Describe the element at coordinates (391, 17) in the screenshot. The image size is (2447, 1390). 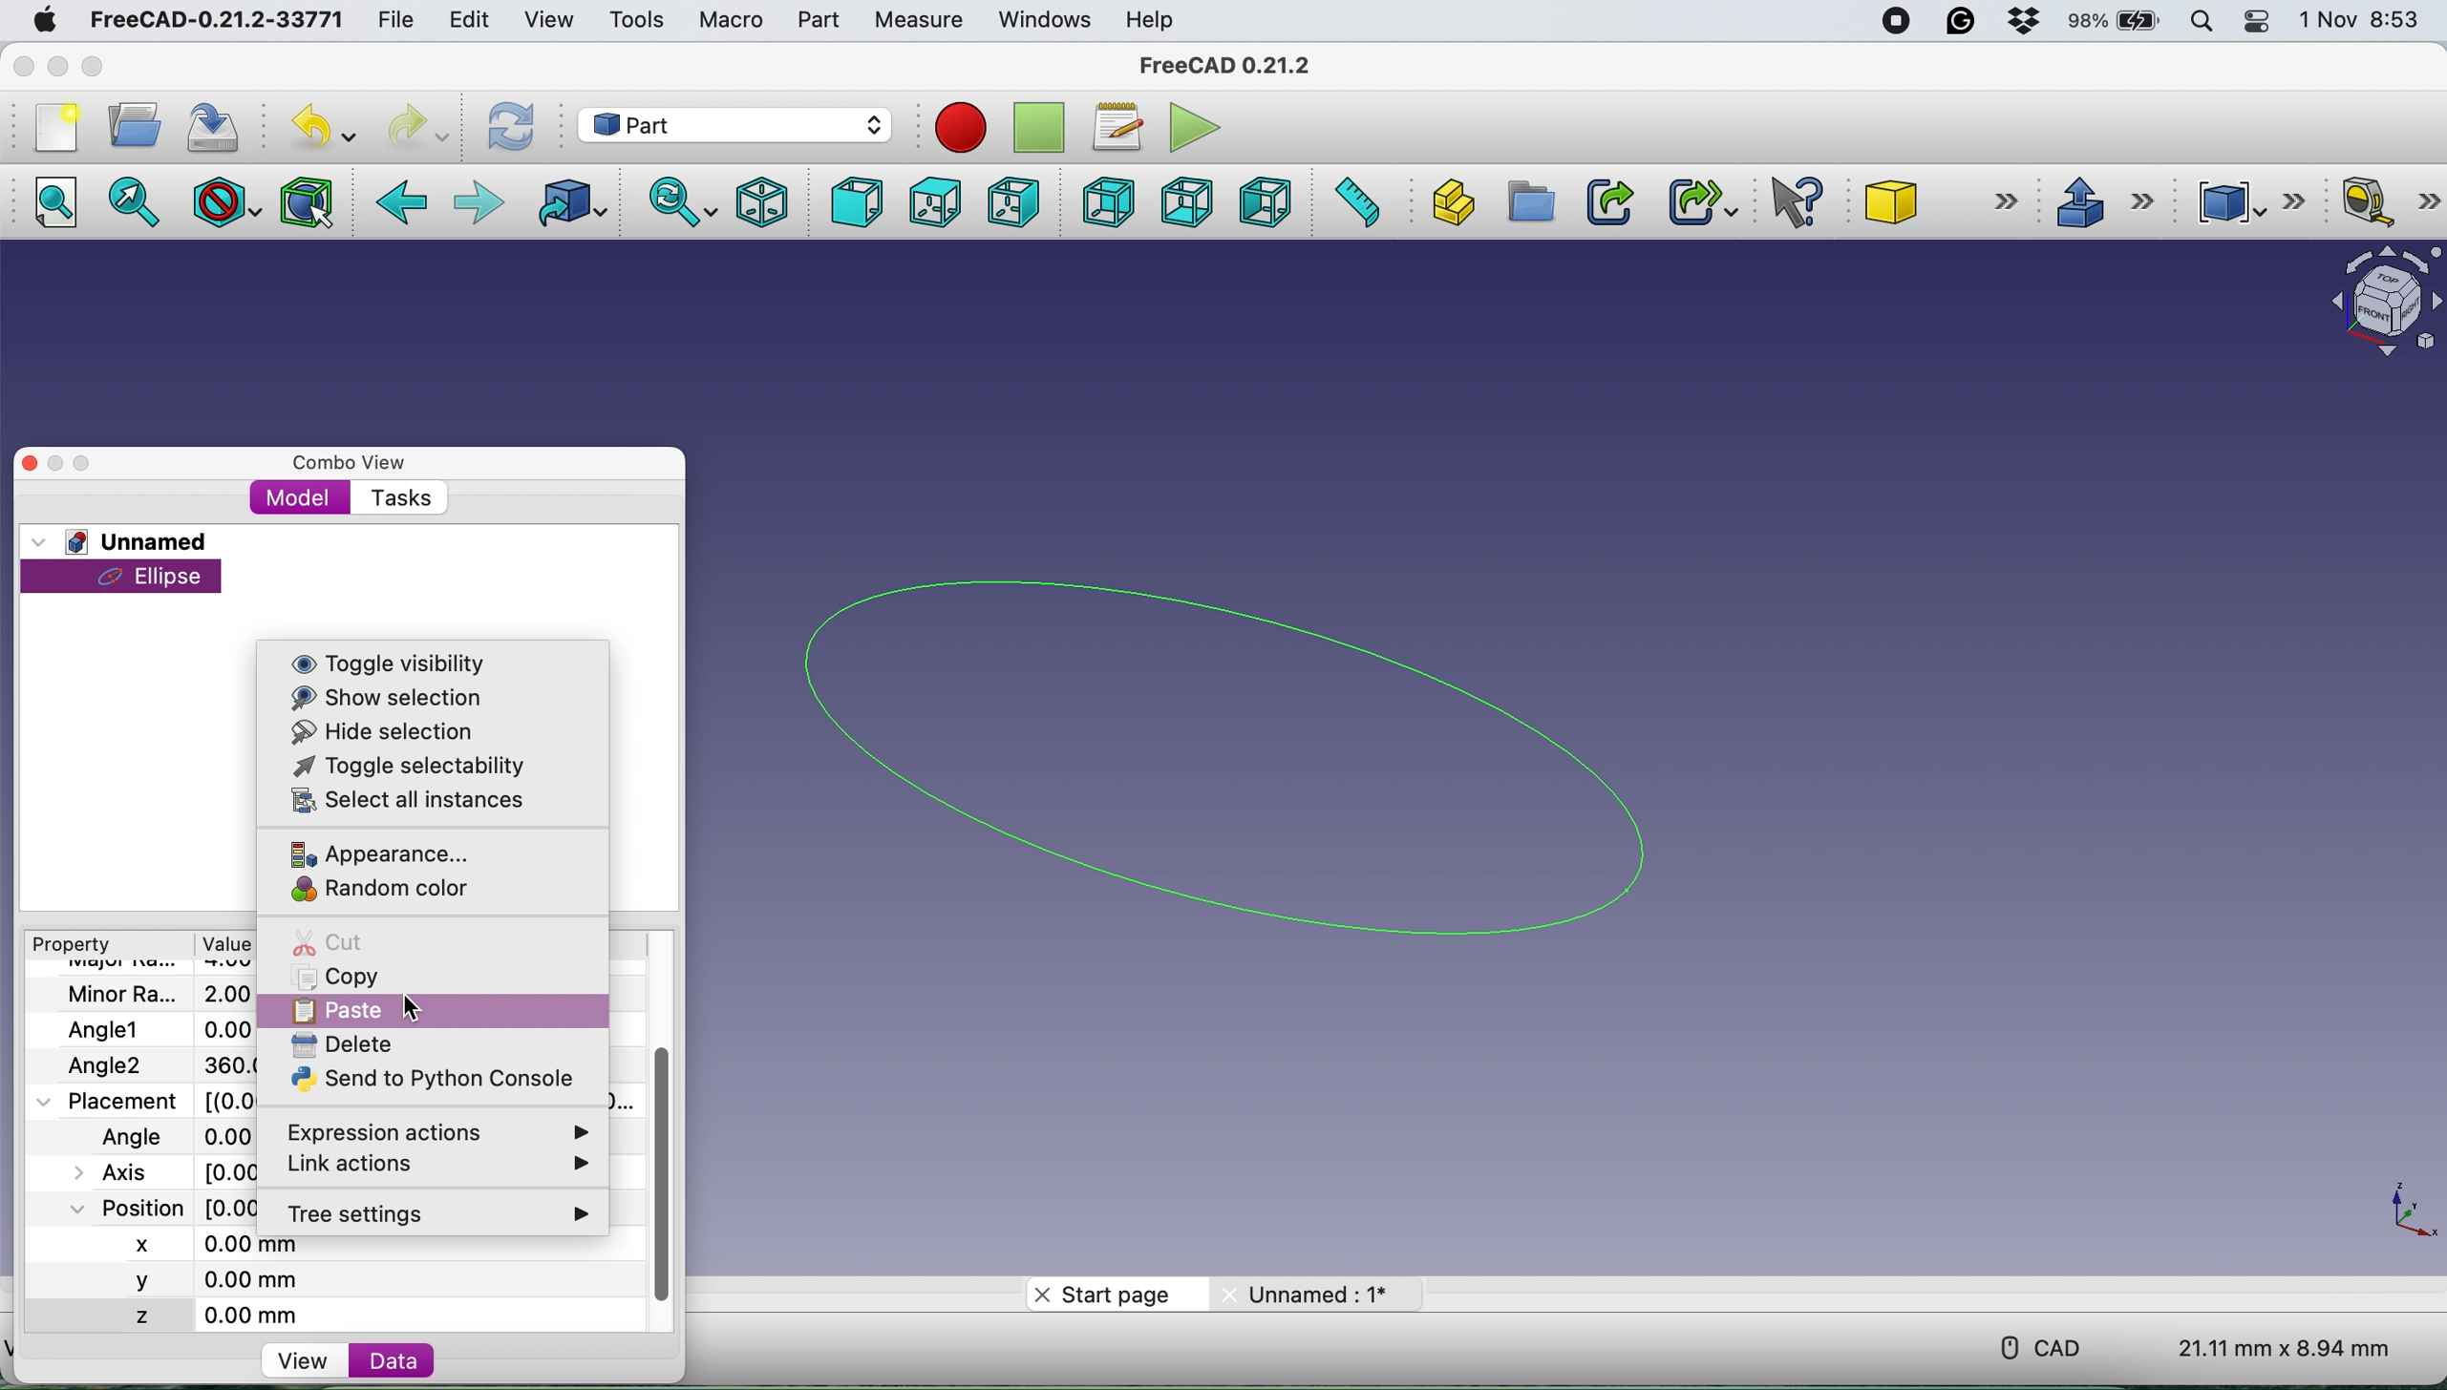
I see `file` at that location.